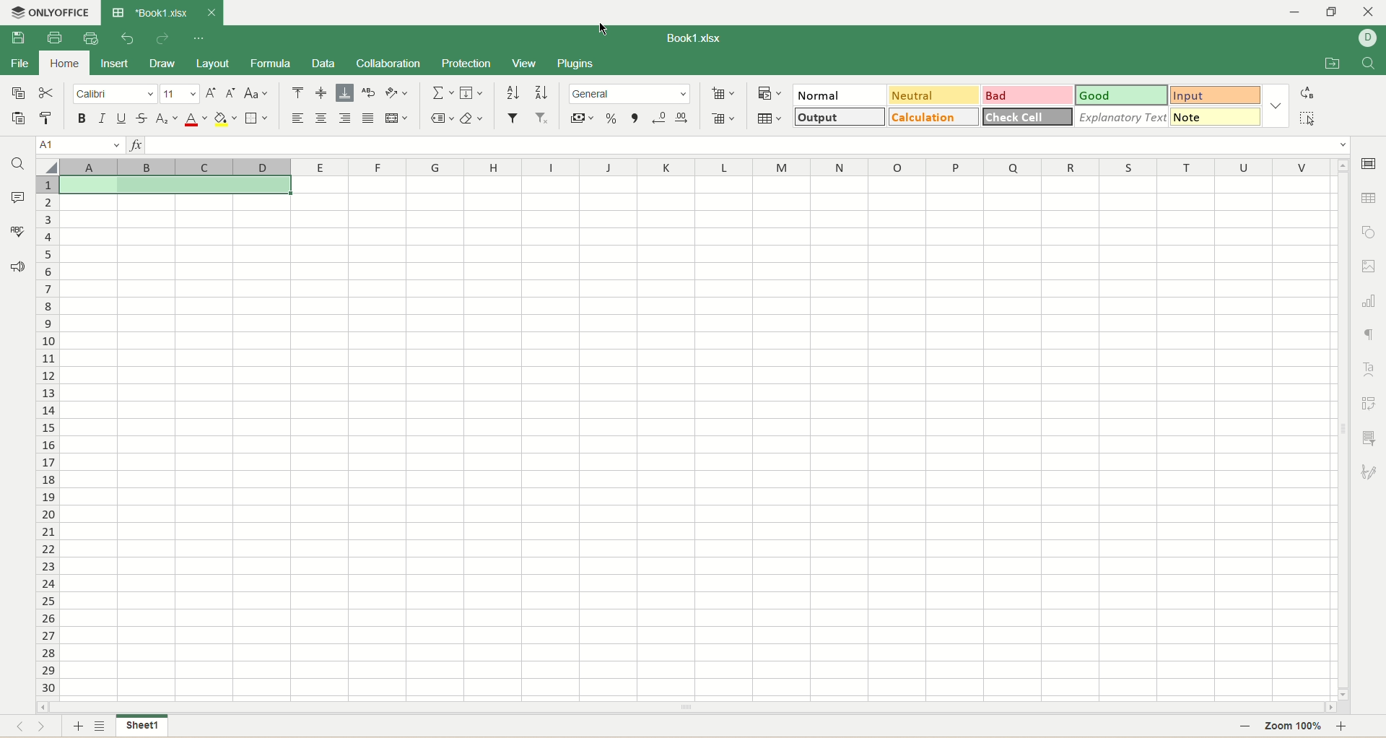 The width and height of the screenshot is (1386, 738). What do you see at coordinates (211, 14) in the screenshot?
I see `close` at bounding box center [211, 14].